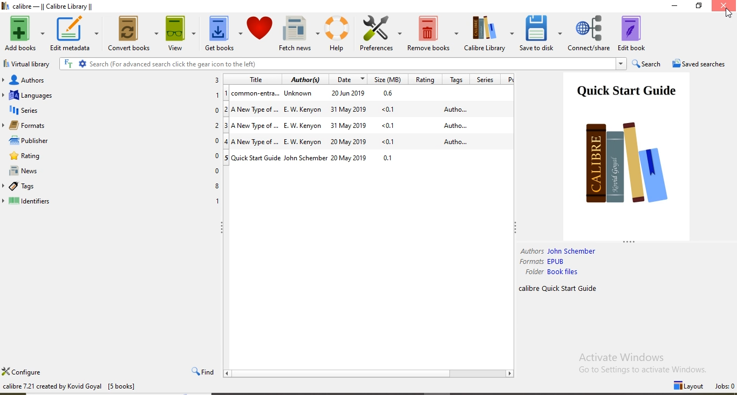  Describe the element at coordinates (454, 142) in the screenshot. I see `Autho...` at that location.